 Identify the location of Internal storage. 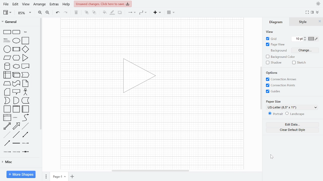
(7, 75).